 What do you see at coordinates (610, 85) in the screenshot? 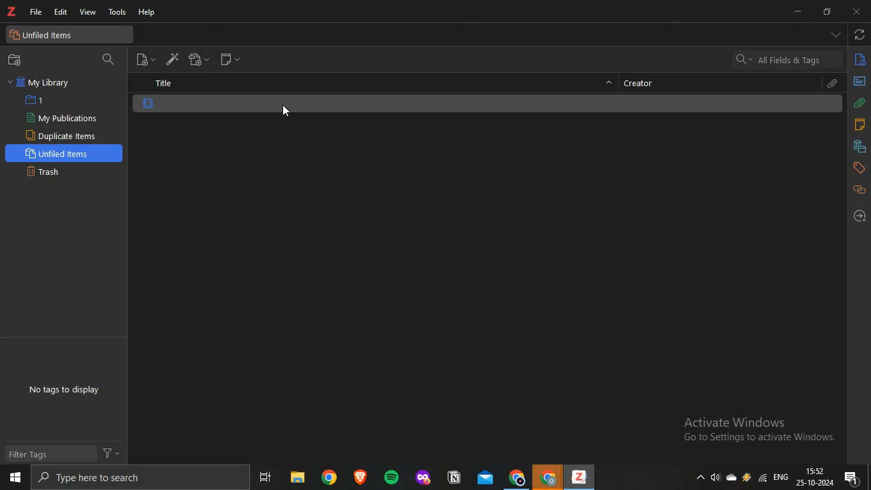
I see `hide` at bounding box center [610, 85].